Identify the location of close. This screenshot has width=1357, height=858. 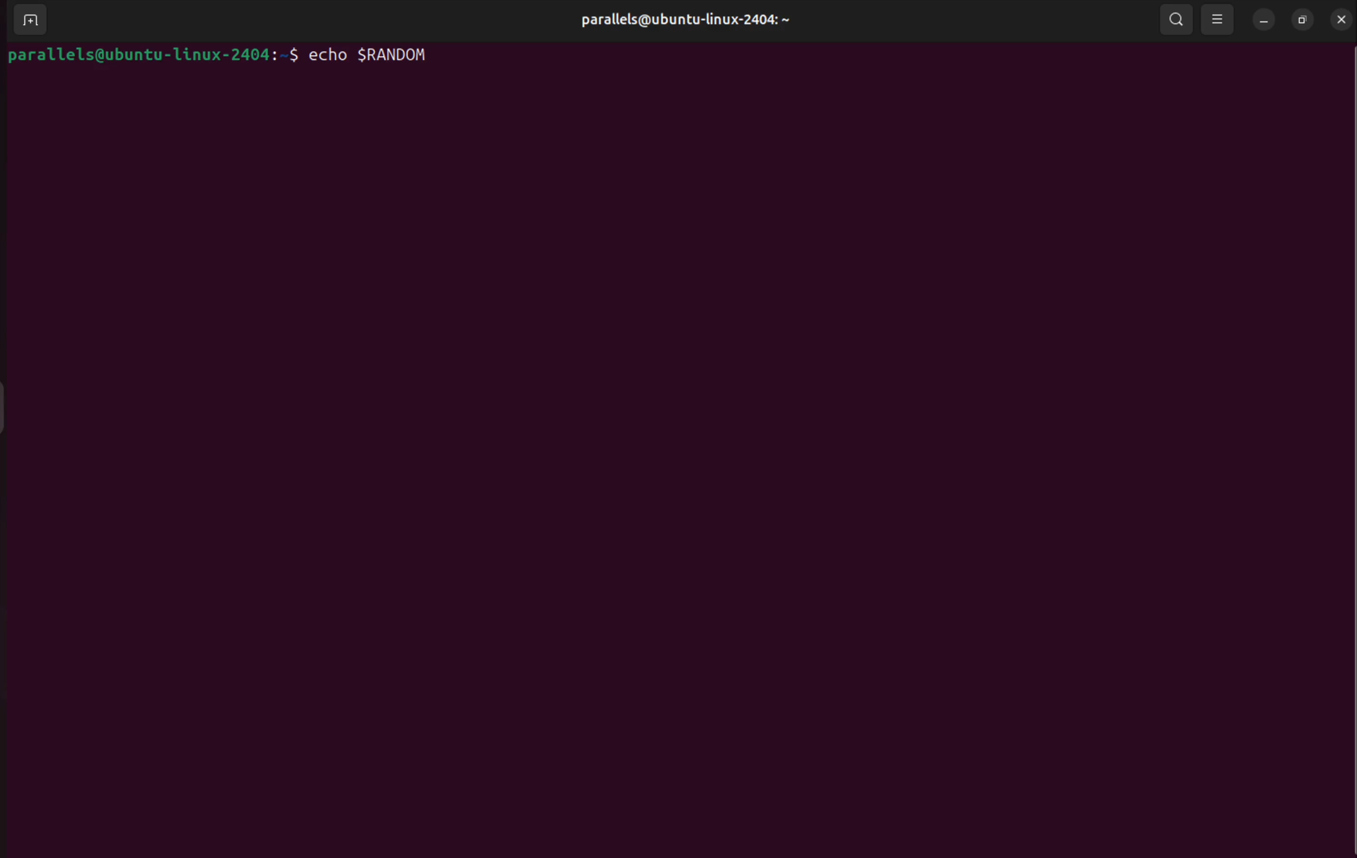
(1340, 16).